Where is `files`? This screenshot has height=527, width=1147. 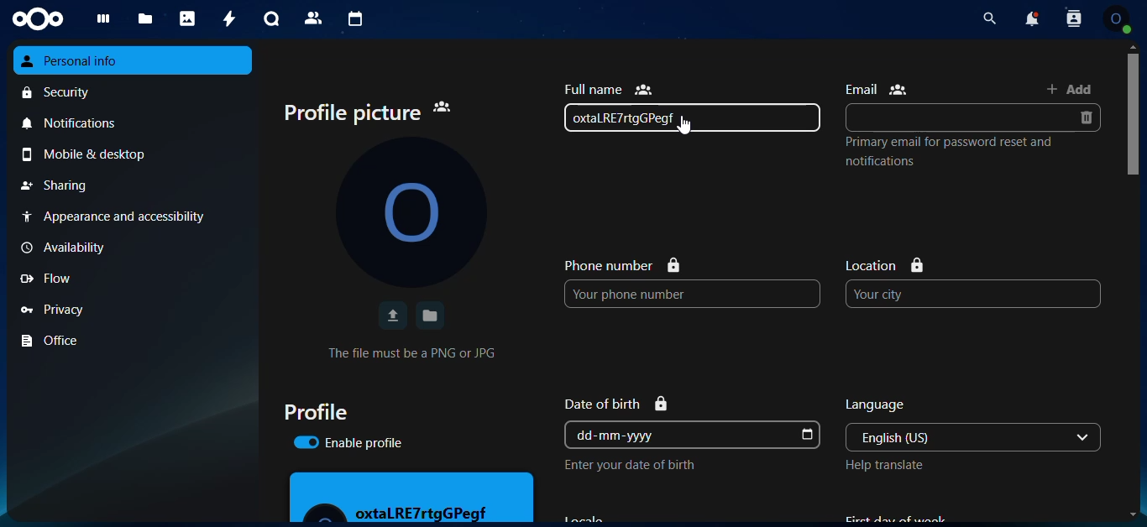 files is located at coordinates (142, 20).